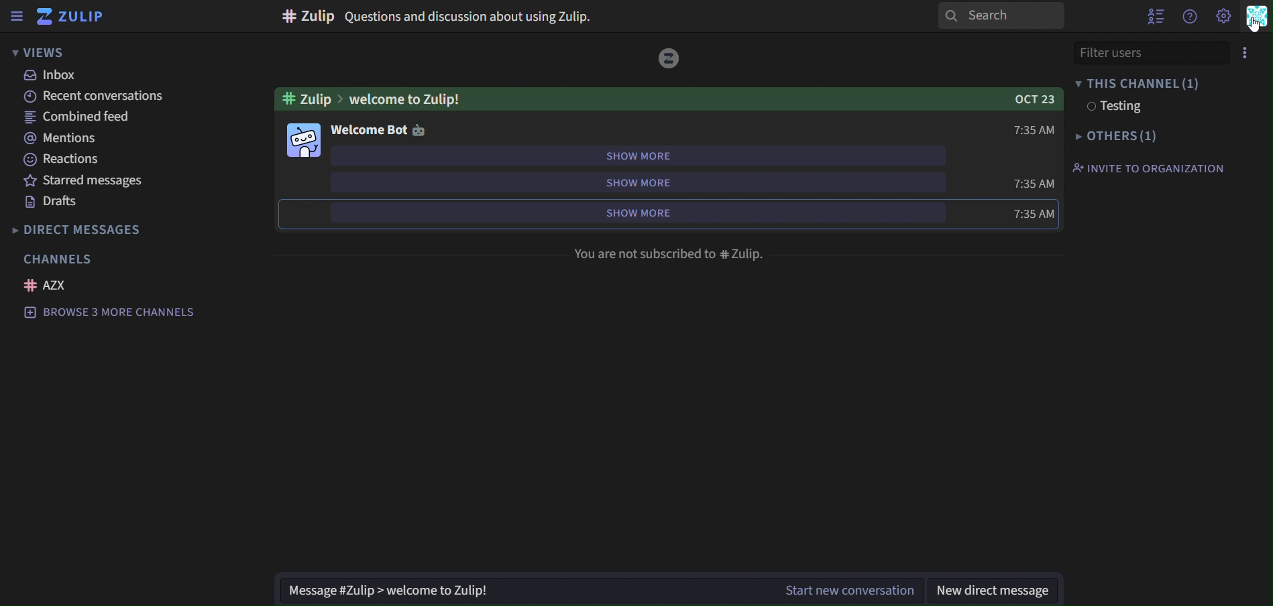  What do you see at coordinates (639, 213) in the screenshot?
I see `show more` at bounding box center [639, 213].